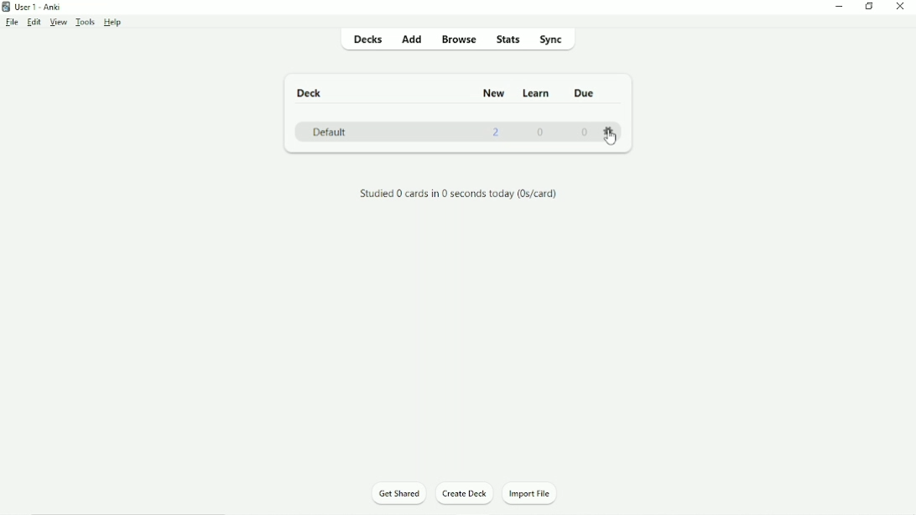  Describe the element at coordinates (458, 193) in the screenshot. I see `Studied 0 cards in 0 seconds today (0s/card)` at that location.